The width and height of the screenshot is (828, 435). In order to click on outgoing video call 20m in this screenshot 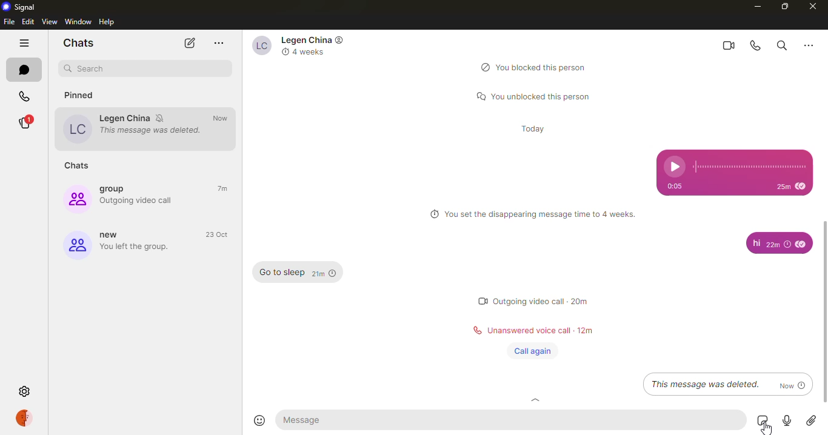, I will do `click(543, 299)`.